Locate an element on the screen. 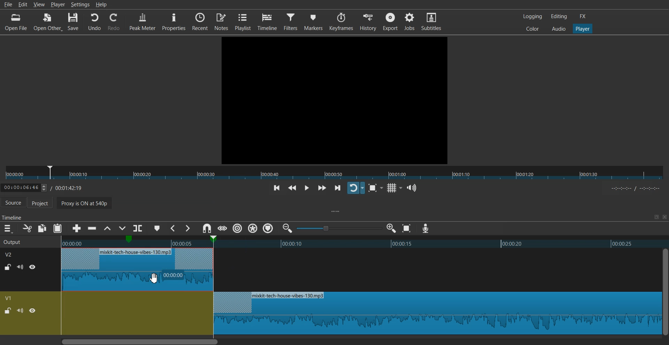  Open Other is located at coordinates (48, 22).